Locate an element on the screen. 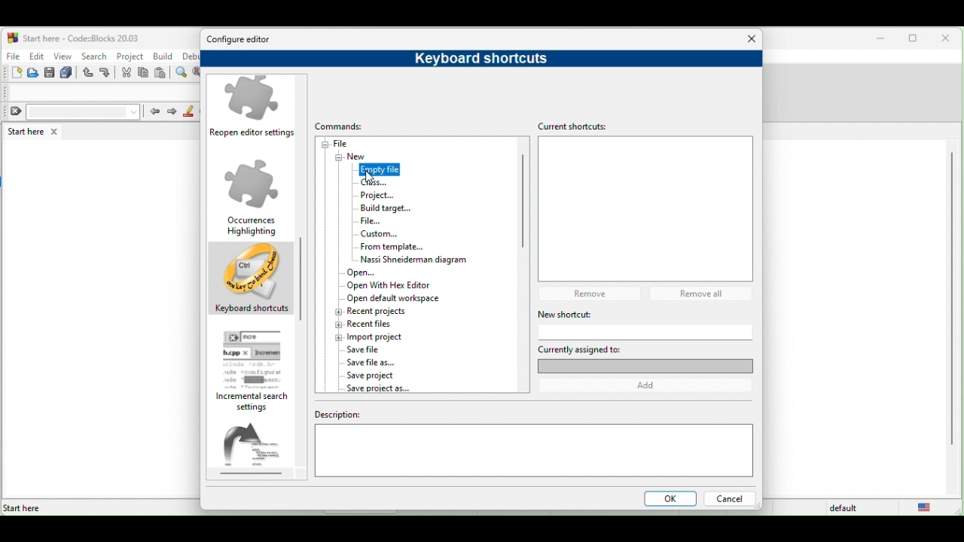 The width and height of the screenshot is (964, 542). incremental search setting is located at coordinates (257, 371).